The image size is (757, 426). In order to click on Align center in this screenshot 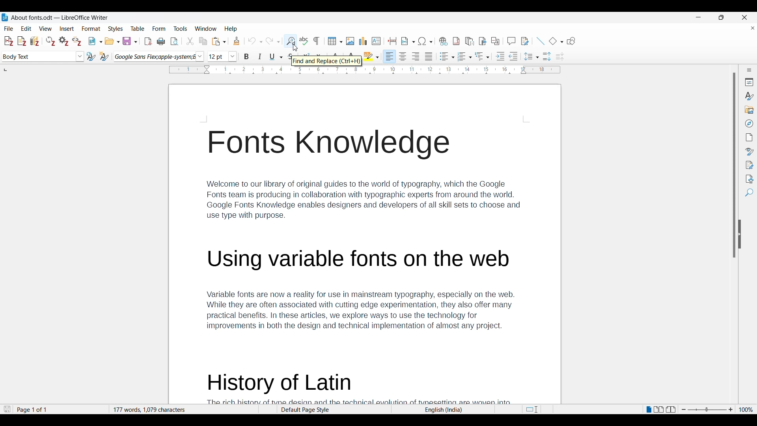, I will do `click(403, 56)`.